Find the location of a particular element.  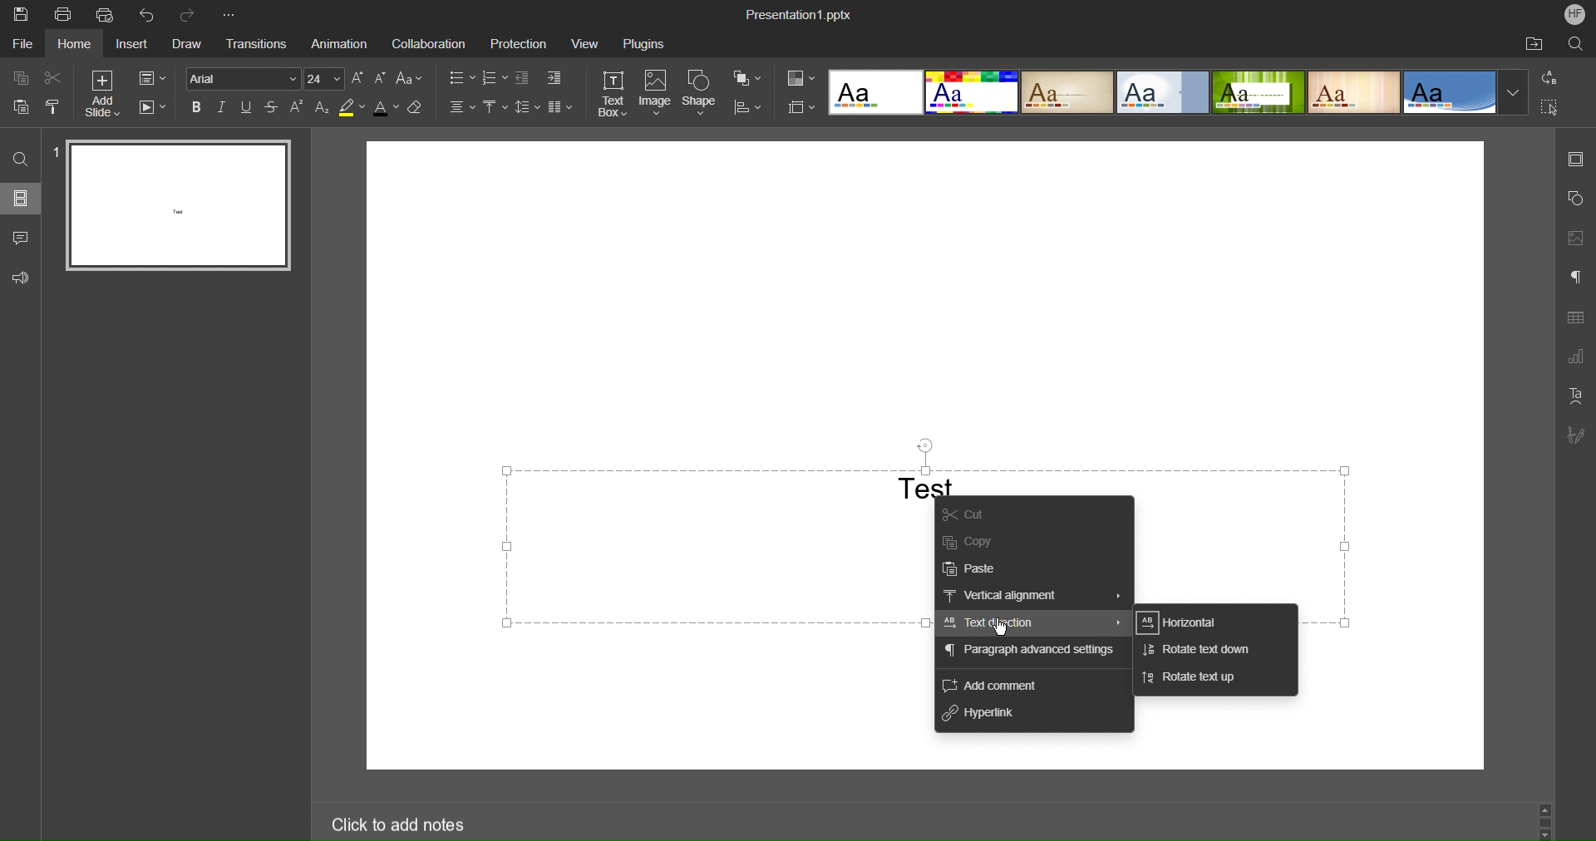

Undo is located at coordinates (150, 14).